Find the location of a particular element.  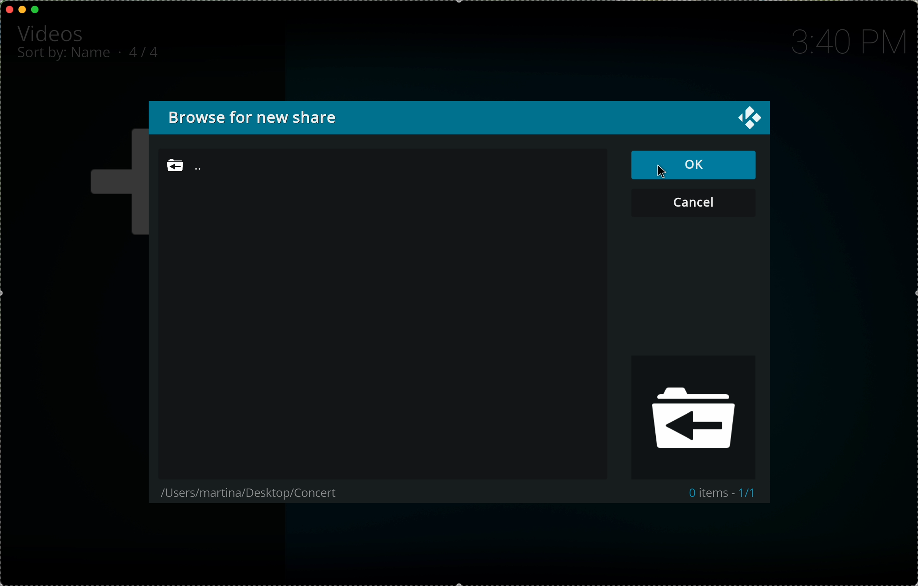

click on OK button is located at coordinates (696, 165).